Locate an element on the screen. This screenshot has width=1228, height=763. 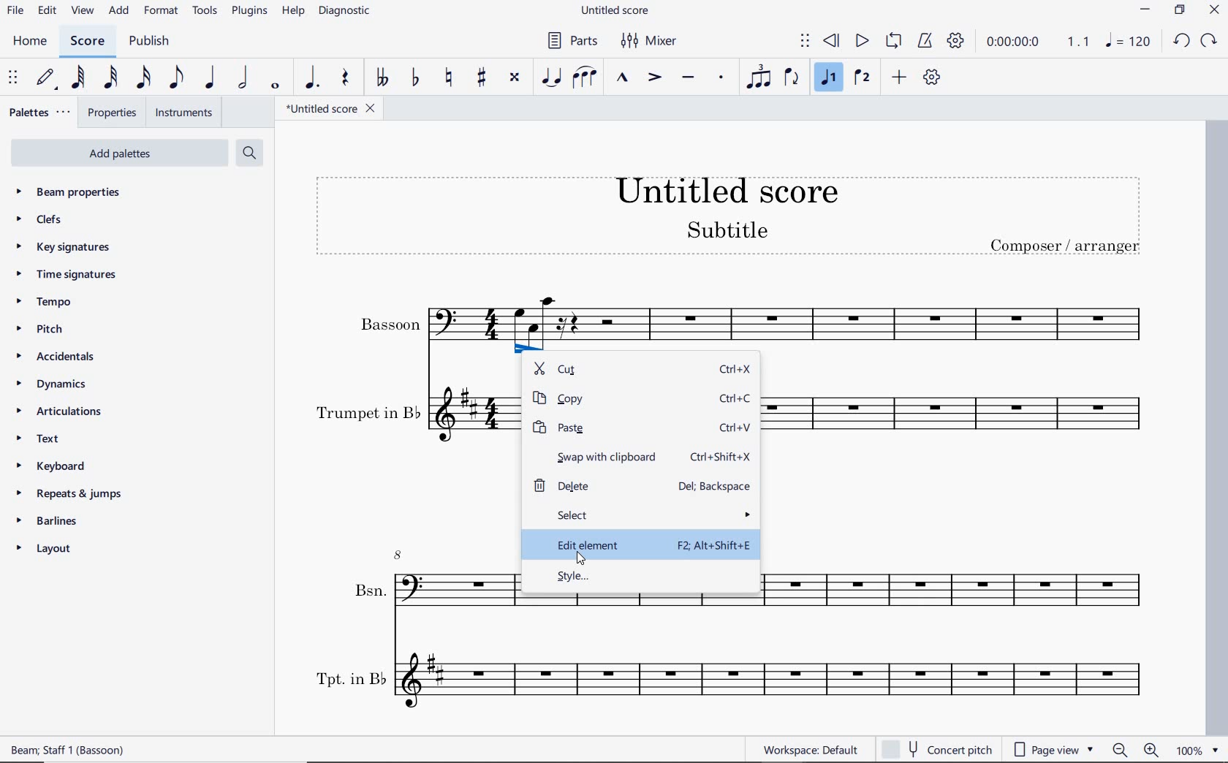
half note is located at coordinates (244, 79).